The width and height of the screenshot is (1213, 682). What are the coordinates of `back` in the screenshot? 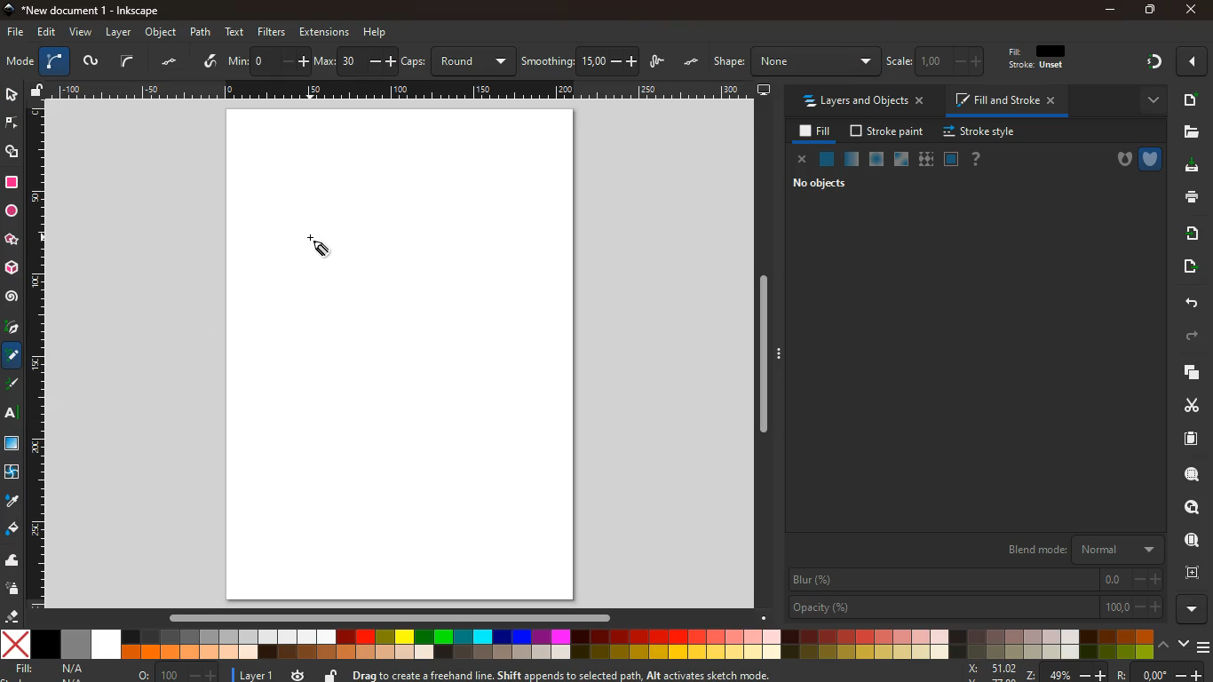 It's located at (1186, 302).